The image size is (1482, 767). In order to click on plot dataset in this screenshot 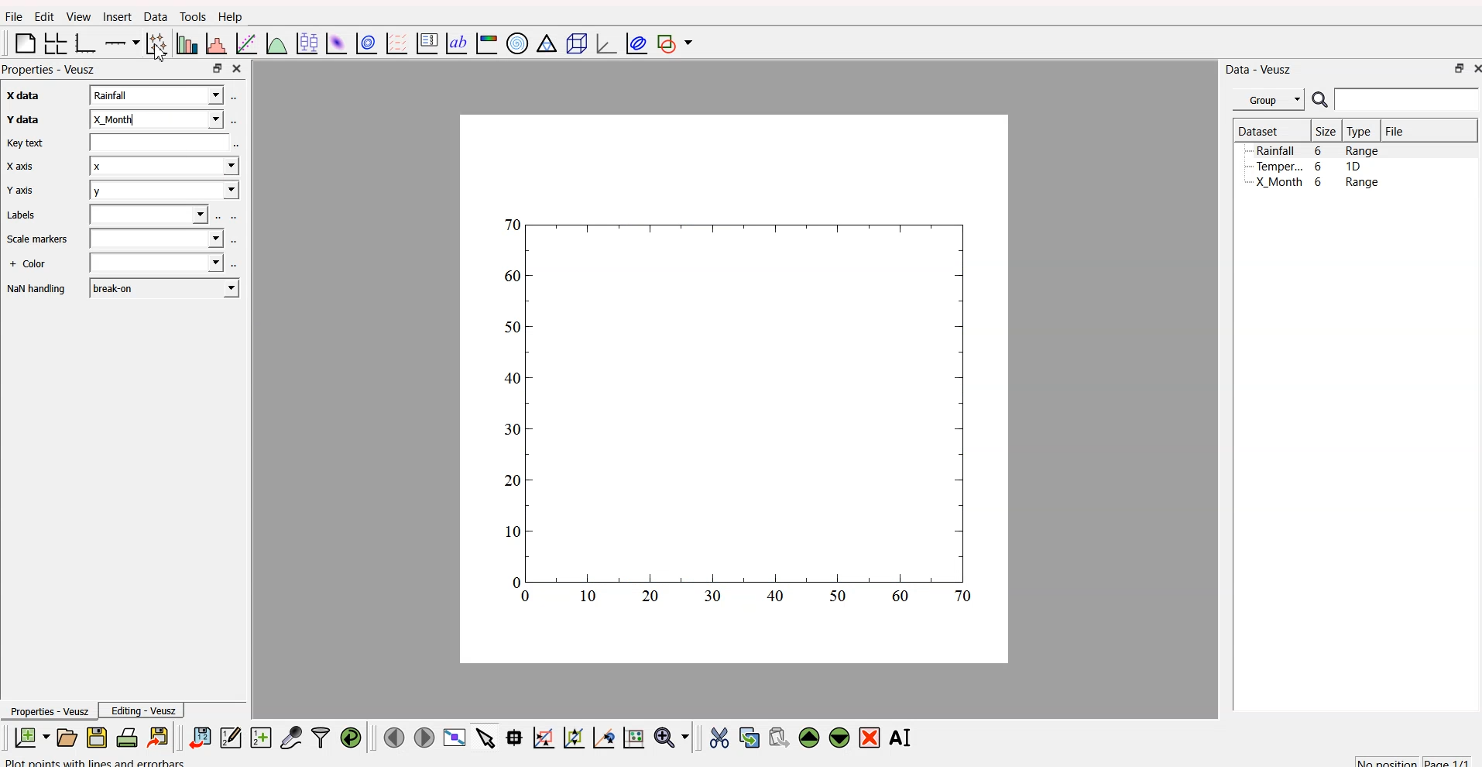, I will do `click(334, 43)`.